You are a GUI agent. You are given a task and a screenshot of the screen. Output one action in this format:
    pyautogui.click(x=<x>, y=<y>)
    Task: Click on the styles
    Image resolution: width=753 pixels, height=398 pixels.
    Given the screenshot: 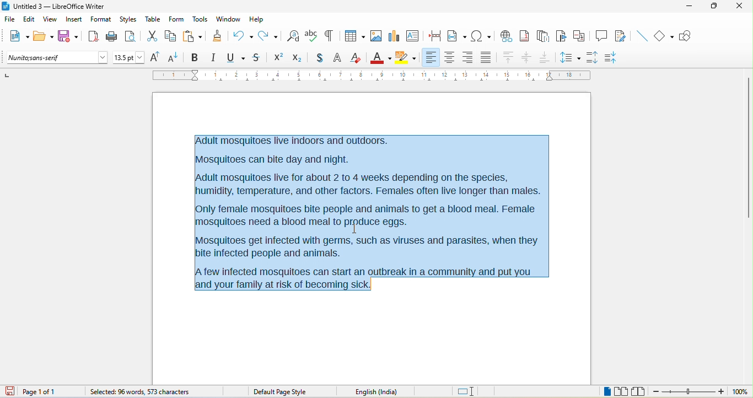 What is the action you would take?
    pyautogui.click(x=128, y=19)
    